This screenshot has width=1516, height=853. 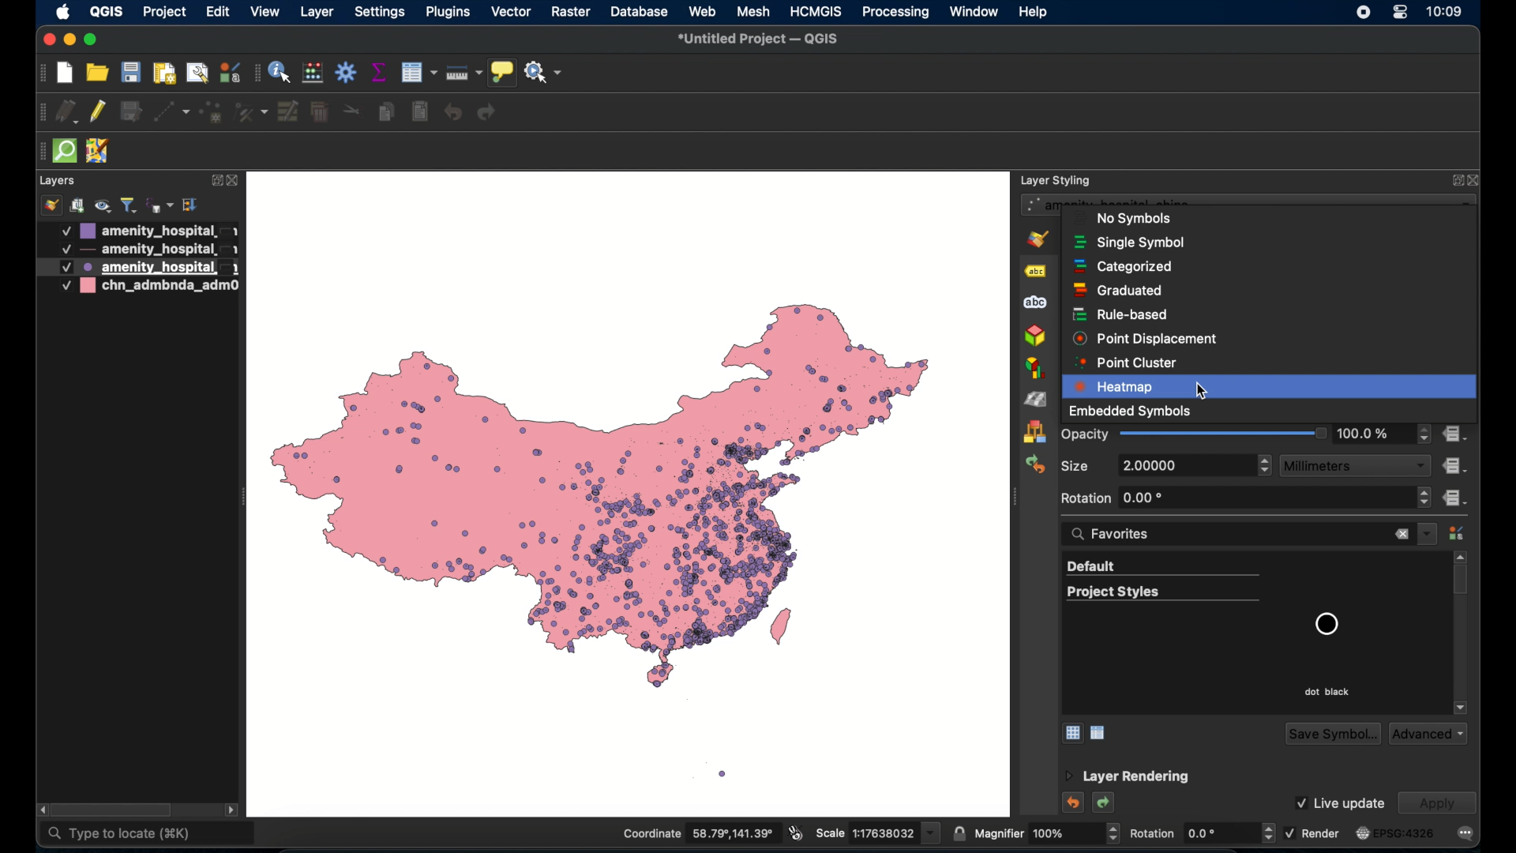 I want to click on web, so click(x=704, y=11).